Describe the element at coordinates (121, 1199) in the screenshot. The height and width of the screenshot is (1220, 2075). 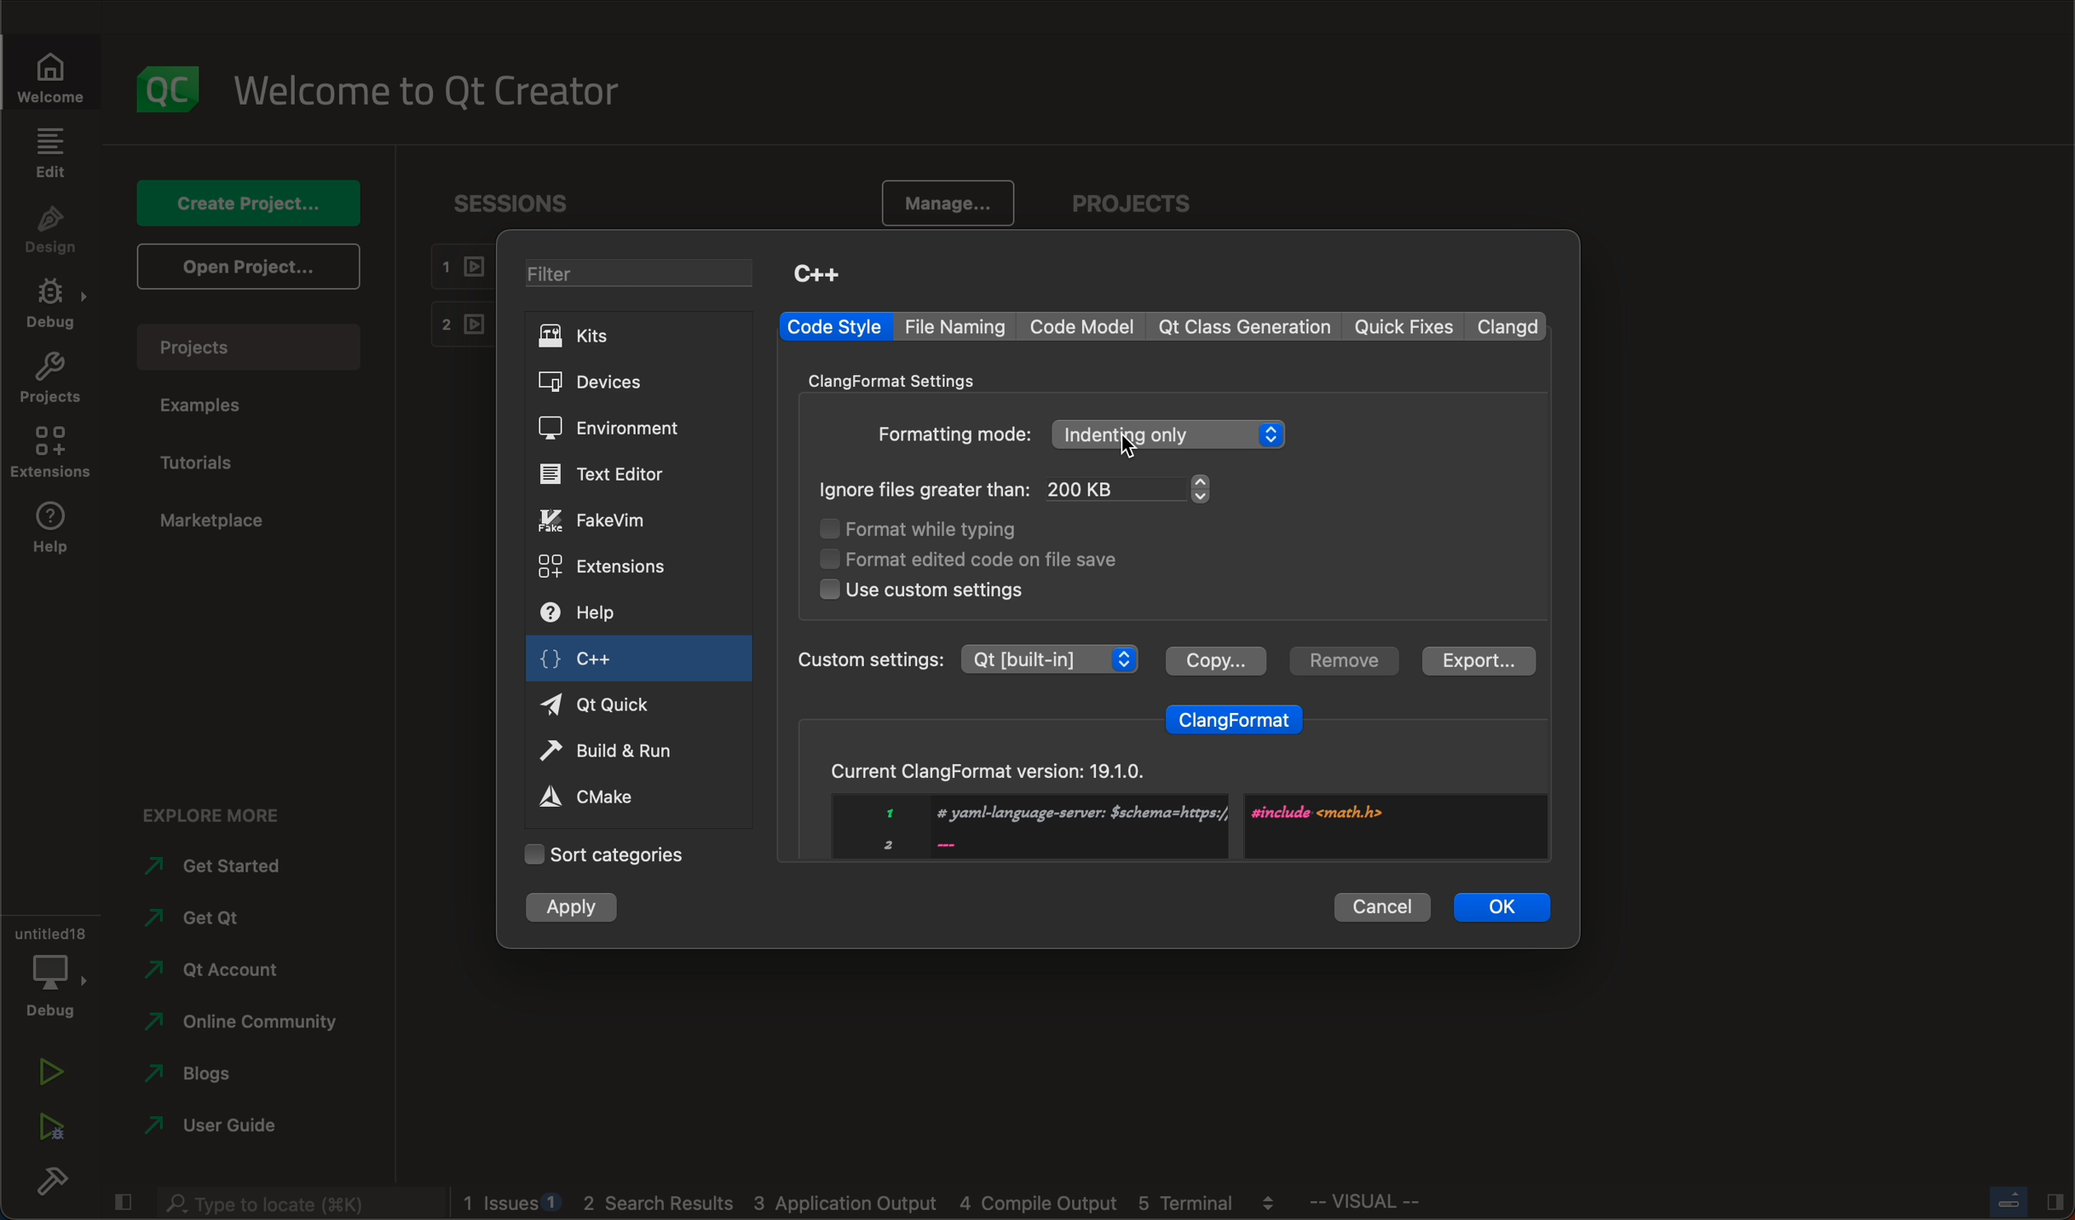
I see `close slide bar` at that location.